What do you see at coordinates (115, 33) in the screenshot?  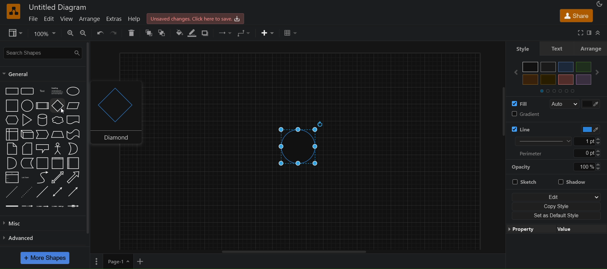 I see `redo` at bounding box center [115, 33].